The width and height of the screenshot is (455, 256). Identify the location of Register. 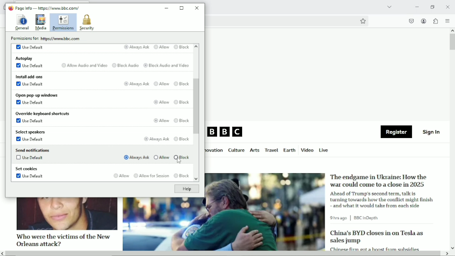
(396, 132).